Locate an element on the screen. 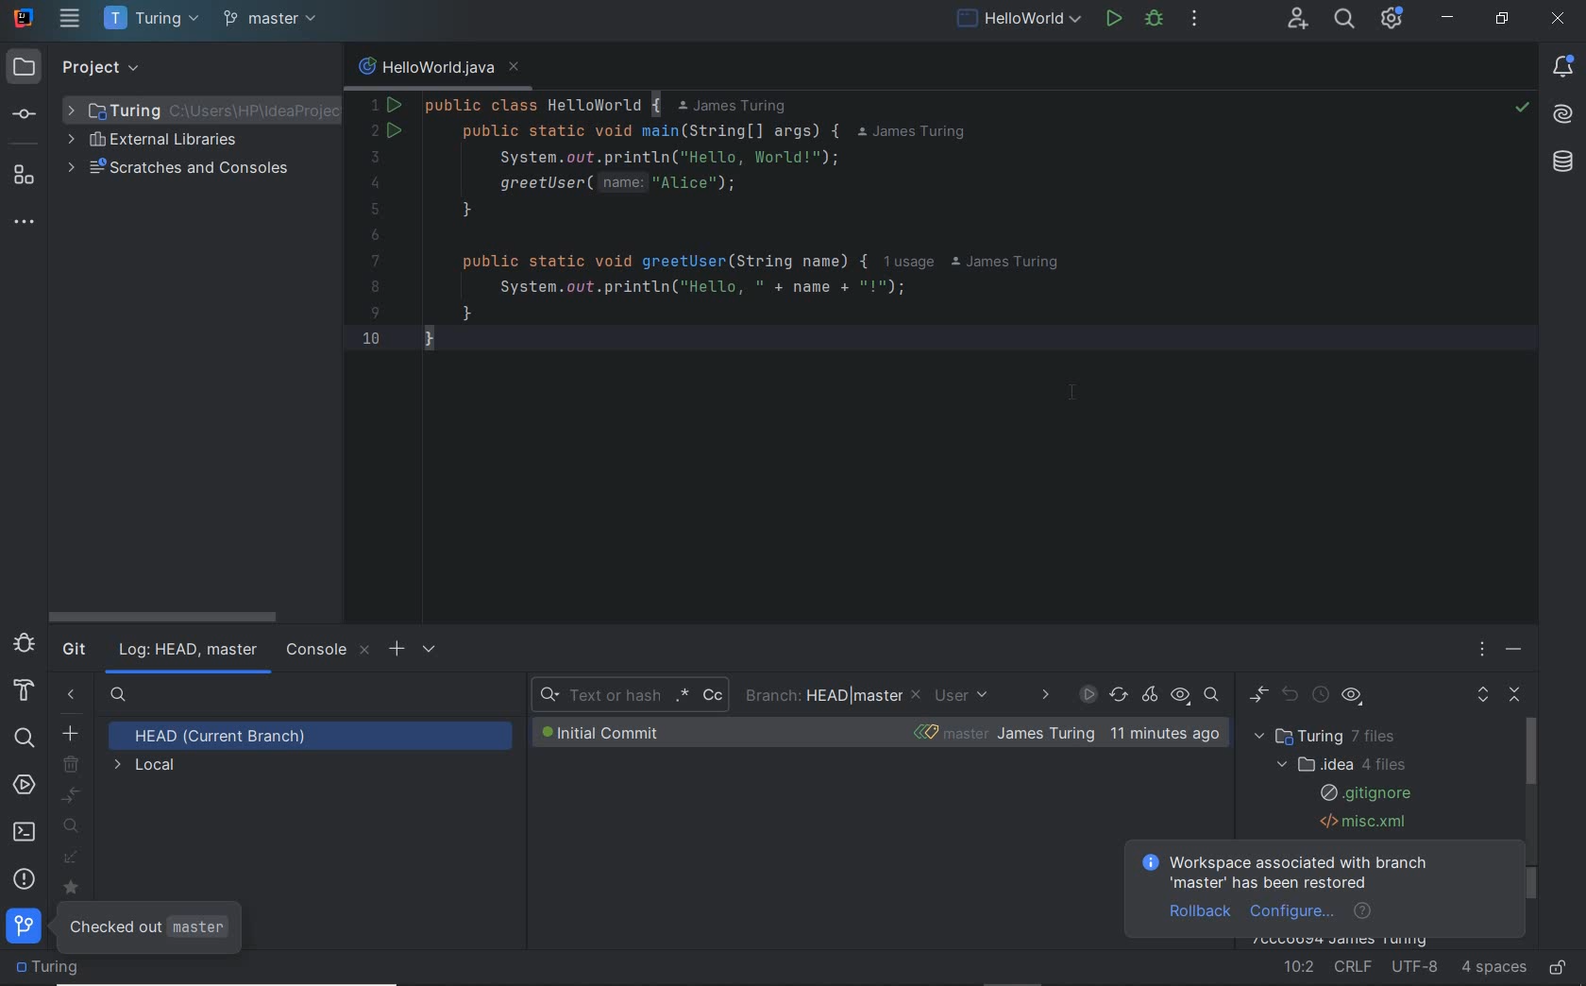  compare with current is located at coordinates (73, 796).